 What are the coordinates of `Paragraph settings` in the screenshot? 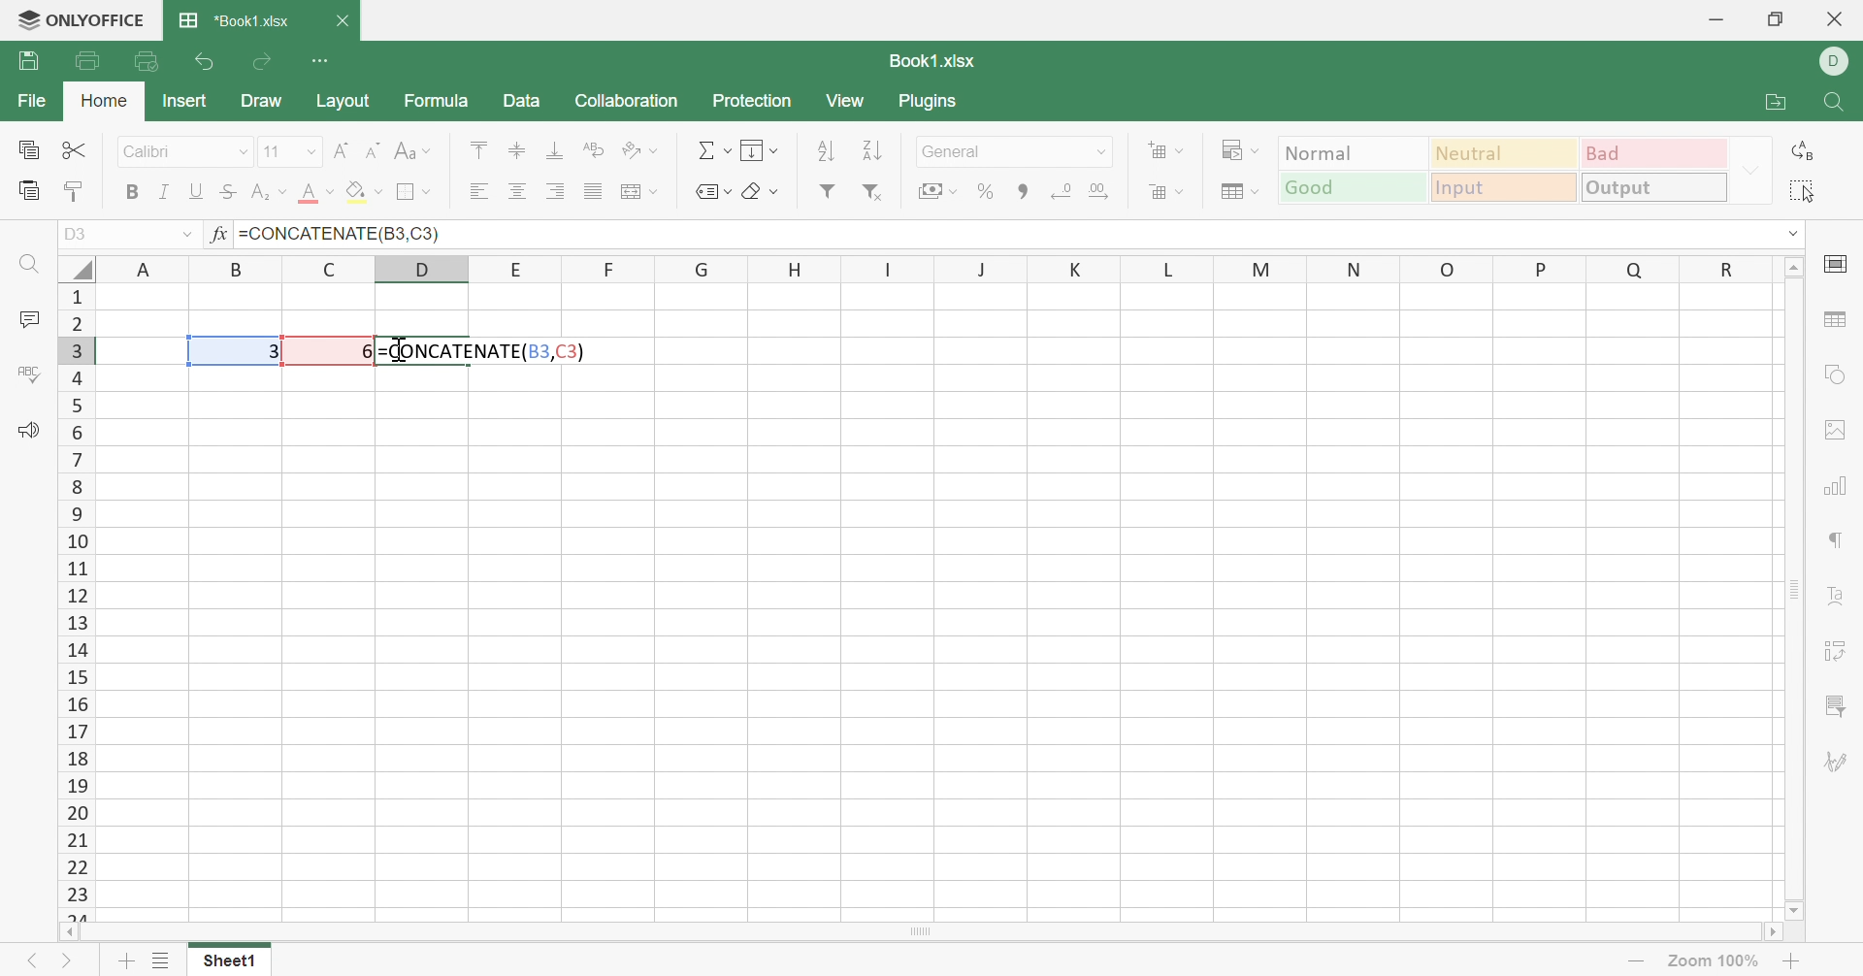 It's located at (1839, 540).